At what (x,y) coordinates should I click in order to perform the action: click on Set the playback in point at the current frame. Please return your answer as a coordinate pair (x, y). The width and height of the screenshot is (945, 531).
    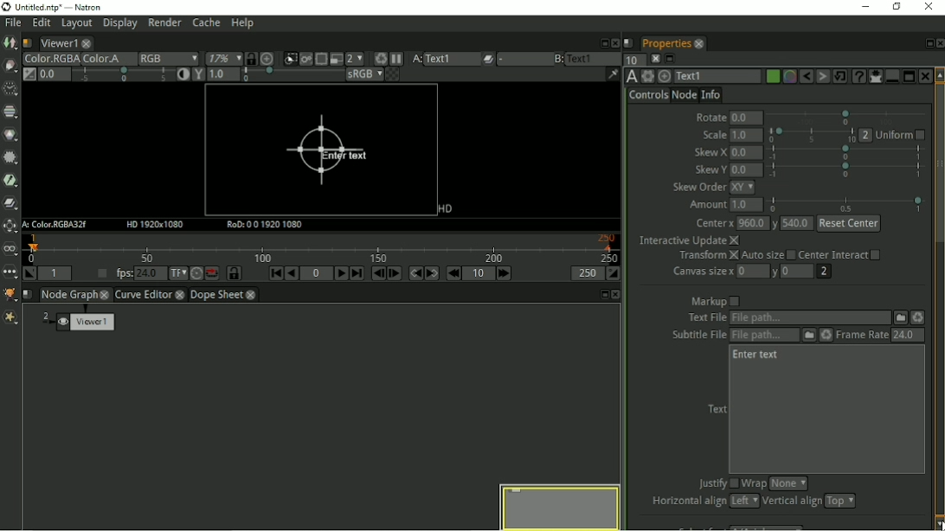
    Looking at the image, I should click on (29, 273).